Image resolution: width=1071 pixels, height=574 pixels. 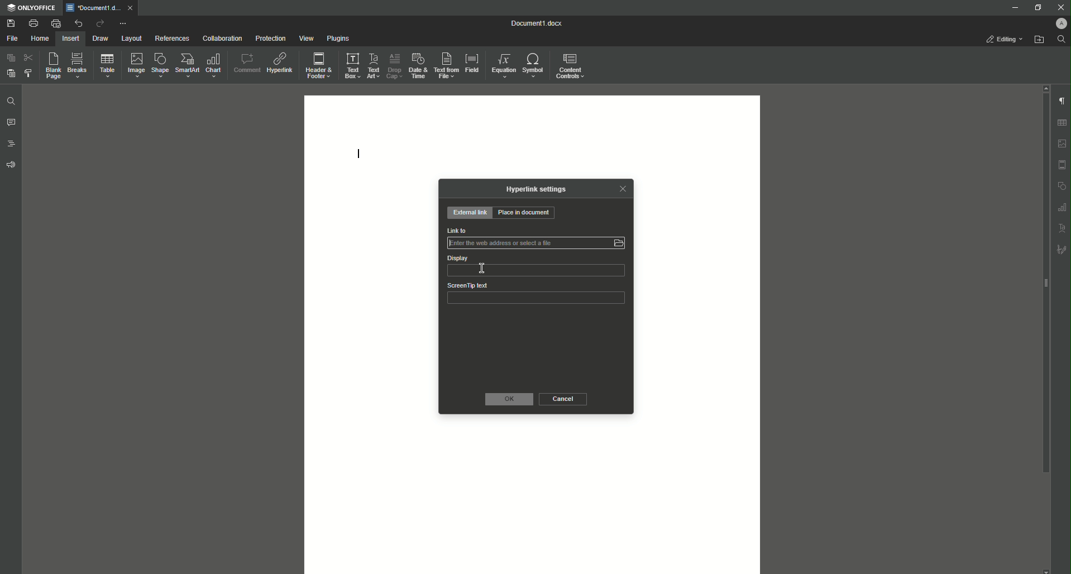 I want to click on Header & footer settings, so click(x=1063, y=165).